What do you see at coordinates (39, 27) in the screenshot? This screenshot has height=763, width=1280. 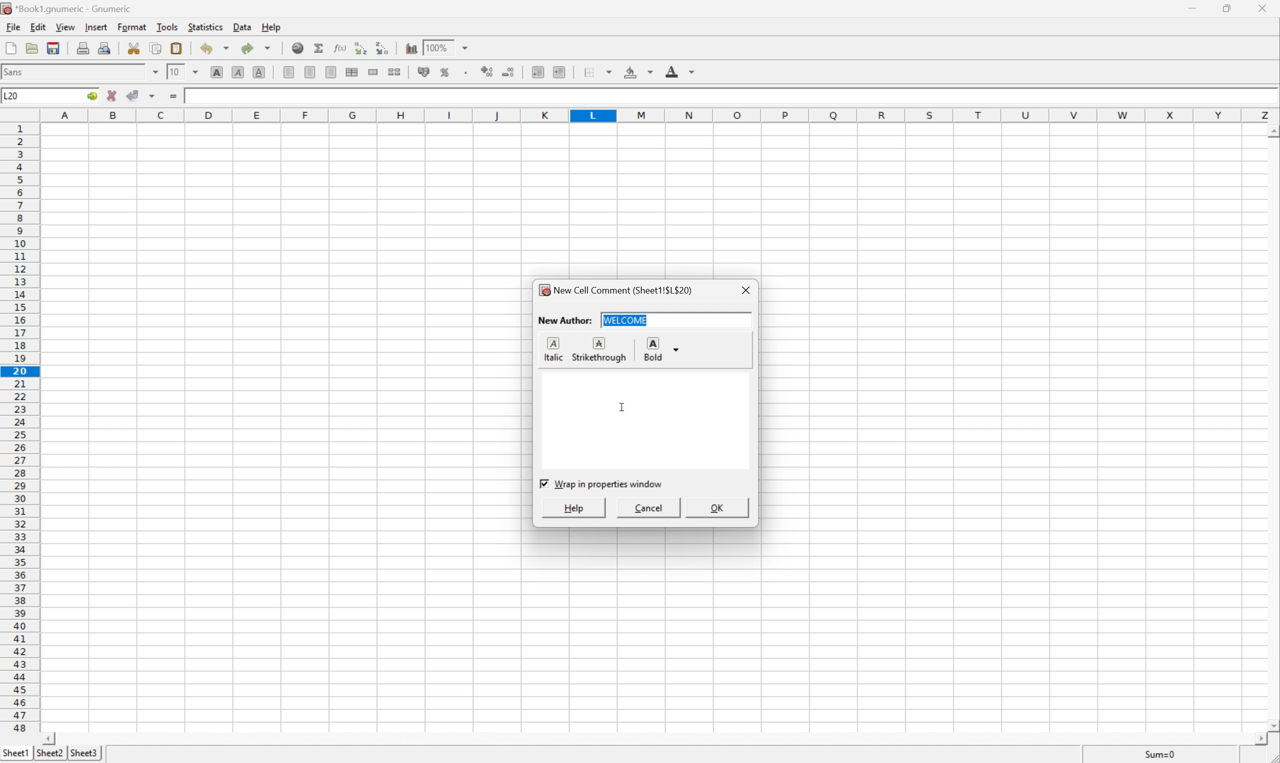 I see `Edit` at bounding box center [39, 27].